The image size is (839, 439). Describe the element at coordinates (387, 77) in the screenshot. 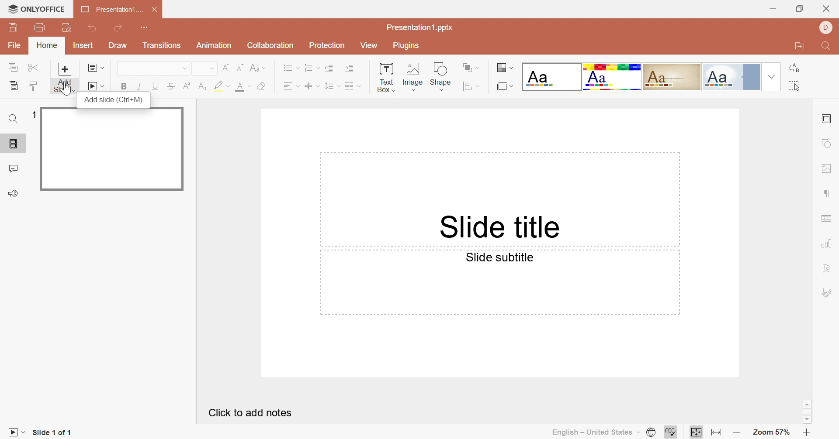

I see `Text Box` at that location.